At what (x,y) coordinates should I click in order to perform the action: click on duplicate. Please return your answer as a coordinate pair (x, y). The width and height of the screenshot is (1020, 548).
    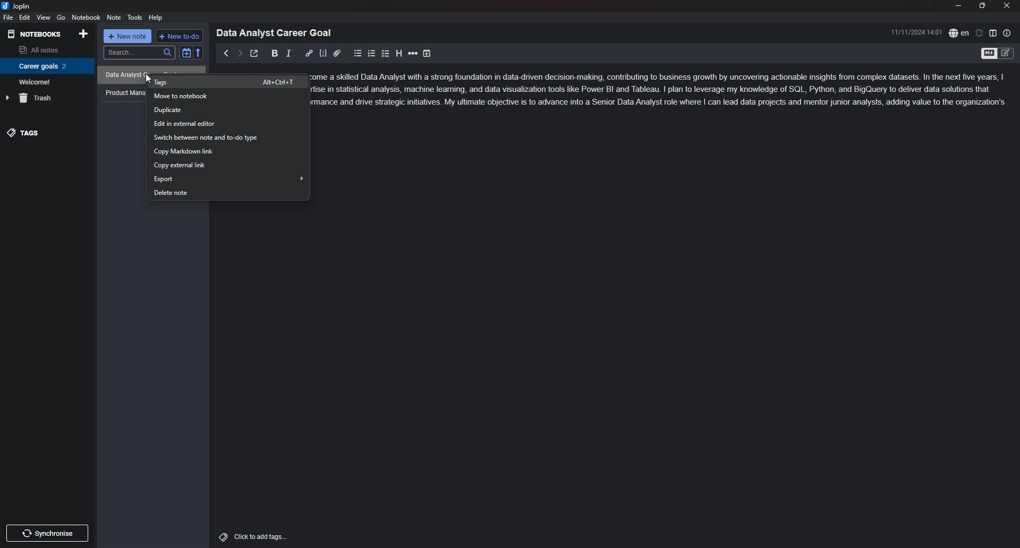
    Looking at the image, I should click on (228, 110).